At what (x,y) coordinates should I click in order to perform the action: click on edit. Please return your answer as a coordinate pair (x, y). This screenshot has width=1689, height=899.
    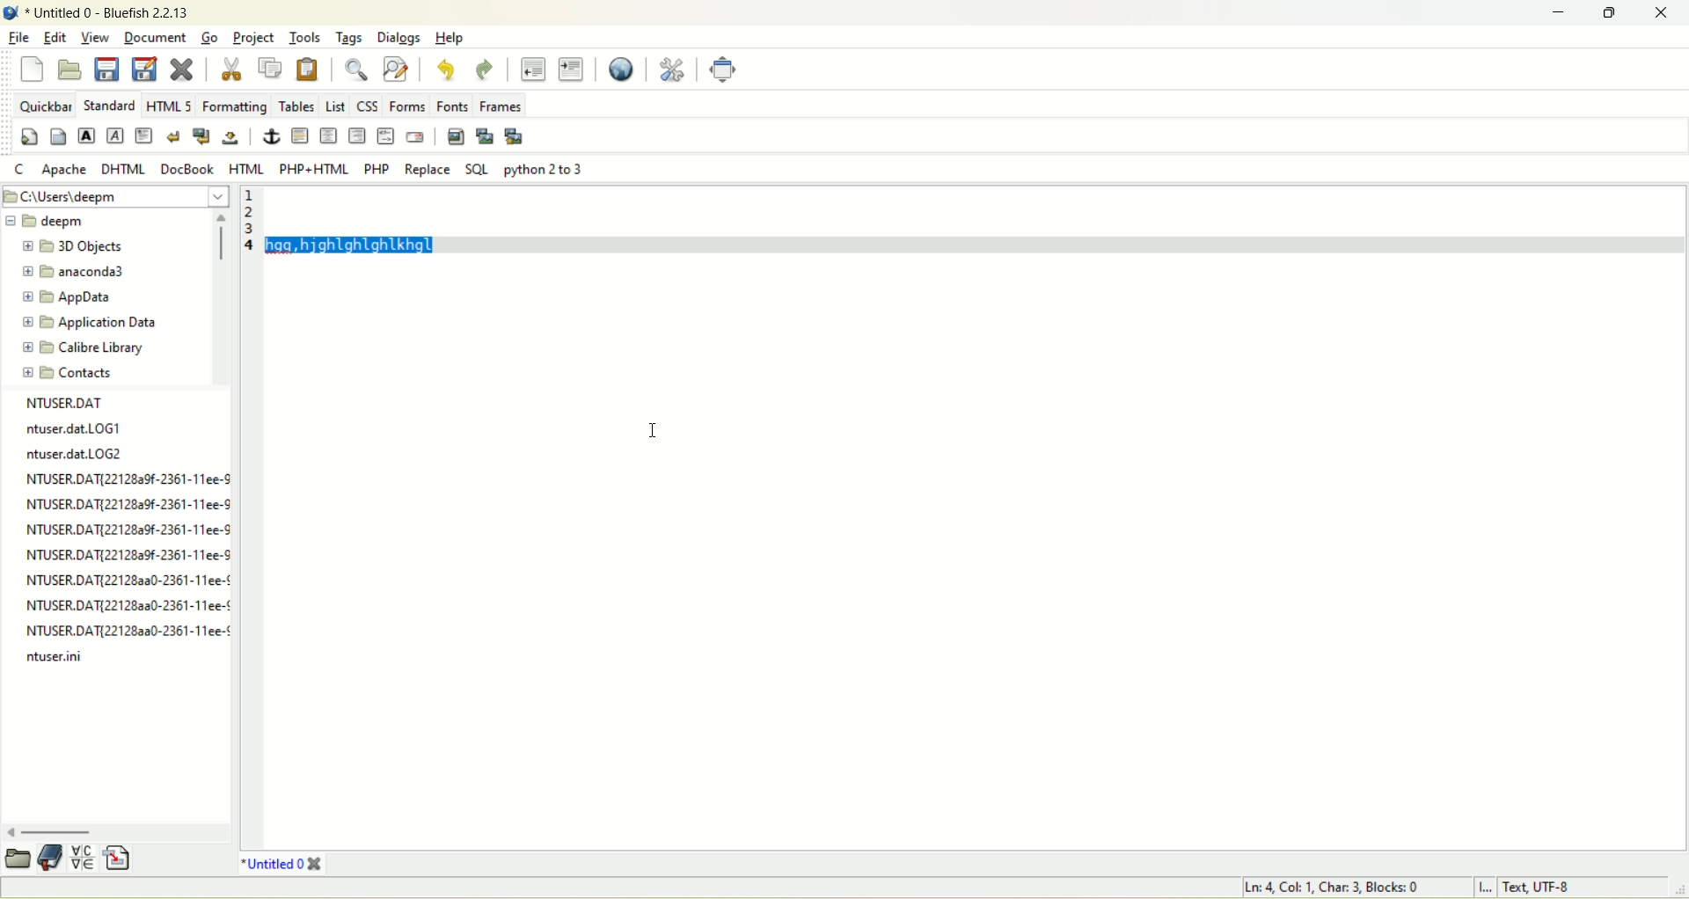
    Looking at the image, I should click on (54, 37).